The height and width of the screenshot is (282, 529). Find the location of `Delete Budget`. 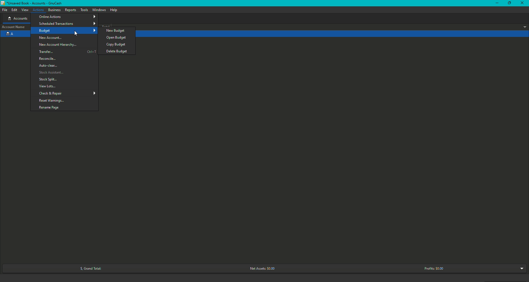

Delete Budget is located at coordinates (116, 51).